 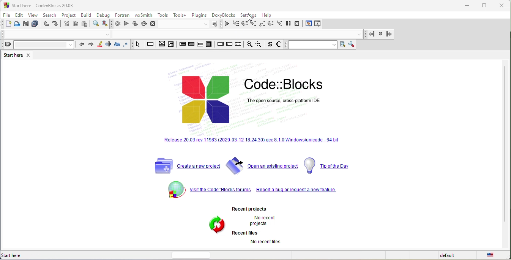 What do you see at coordinates (138, 44) in the screenshot?
I see `select` at bounding box center [138, 44].